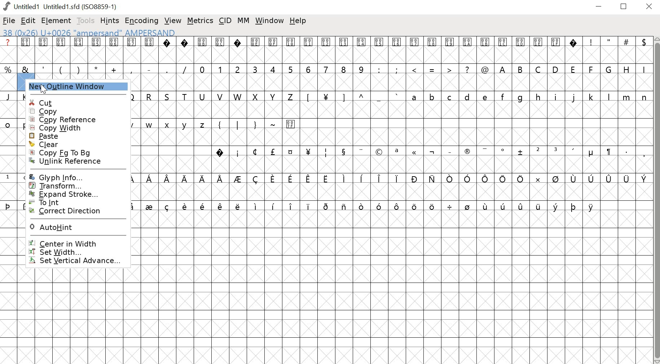 The height and width of the screenshot is (364, 660). Describe the element at coordinates (72, 153) in the screenshot. I see `copy Fg To Bg` at that location.